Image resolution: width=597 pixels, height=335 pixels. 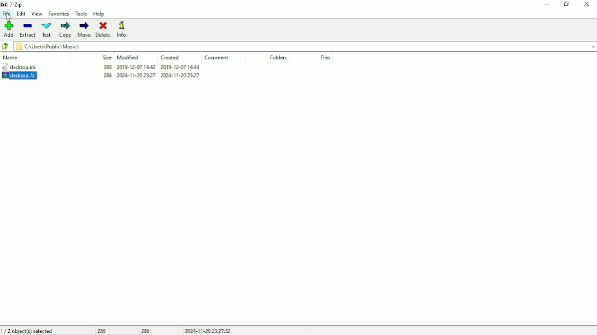 What do you see at coordinates (124, 29) in the screenshot?
I see `Info` at bounding box center [124, 29].